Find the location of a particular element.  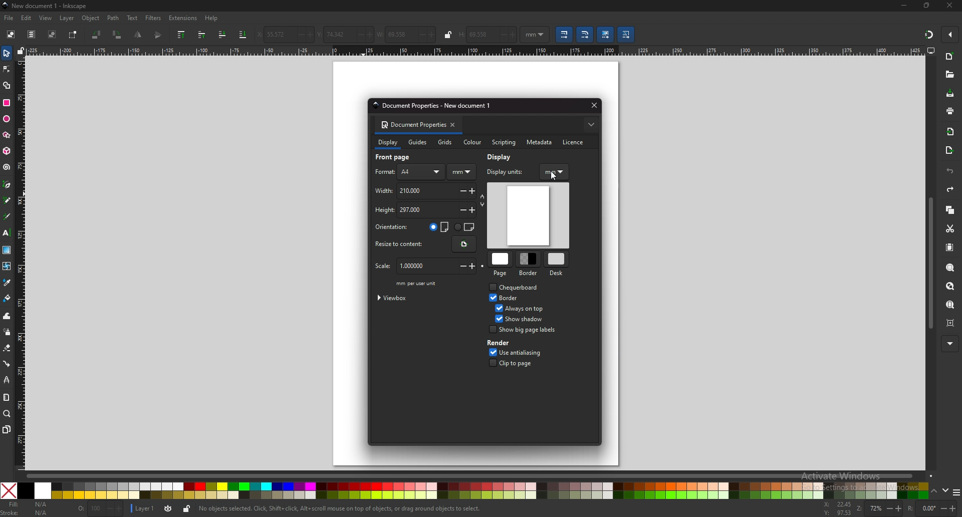

redo is located at coordinates (950, 189).